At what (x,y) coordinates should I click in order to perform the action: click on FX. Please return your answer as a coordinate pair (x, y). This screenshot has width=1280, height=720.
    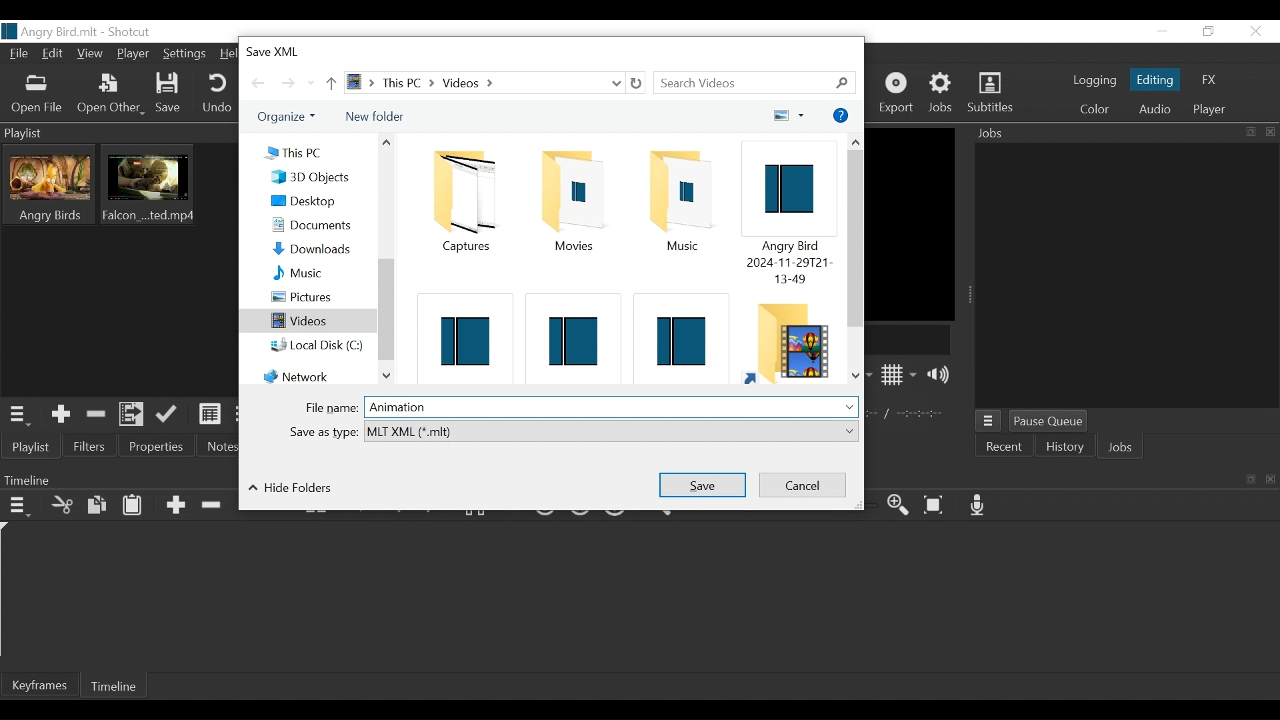
    Looking at the image, I should click on (1209, 79).